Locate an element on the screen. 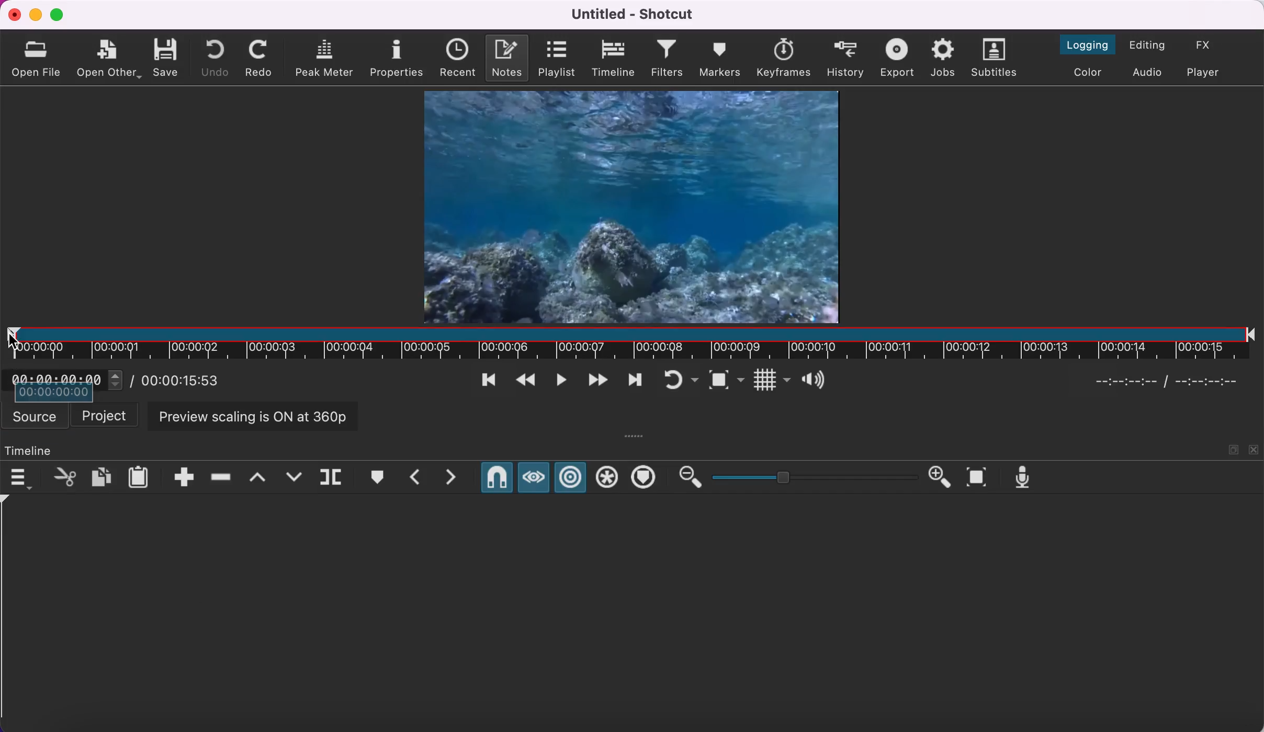  ripple all tracks is located at coordinates (606, 479).